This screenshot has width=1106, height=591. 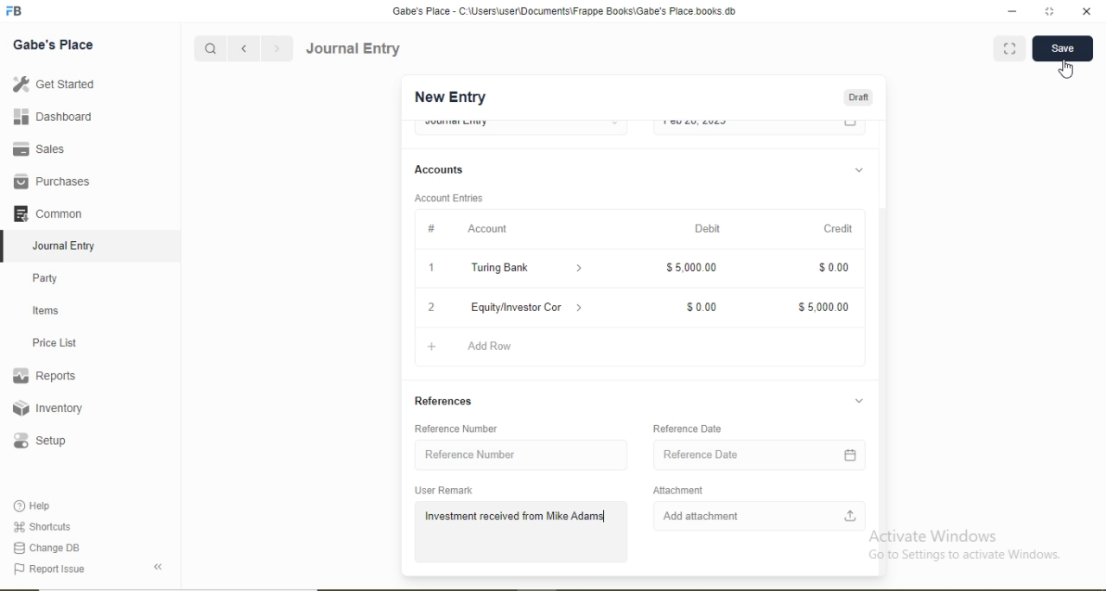 What do you see at coordinates (691, 266) in the screenshot?
I see `$5,000.00` at bounding box center [691, 266].